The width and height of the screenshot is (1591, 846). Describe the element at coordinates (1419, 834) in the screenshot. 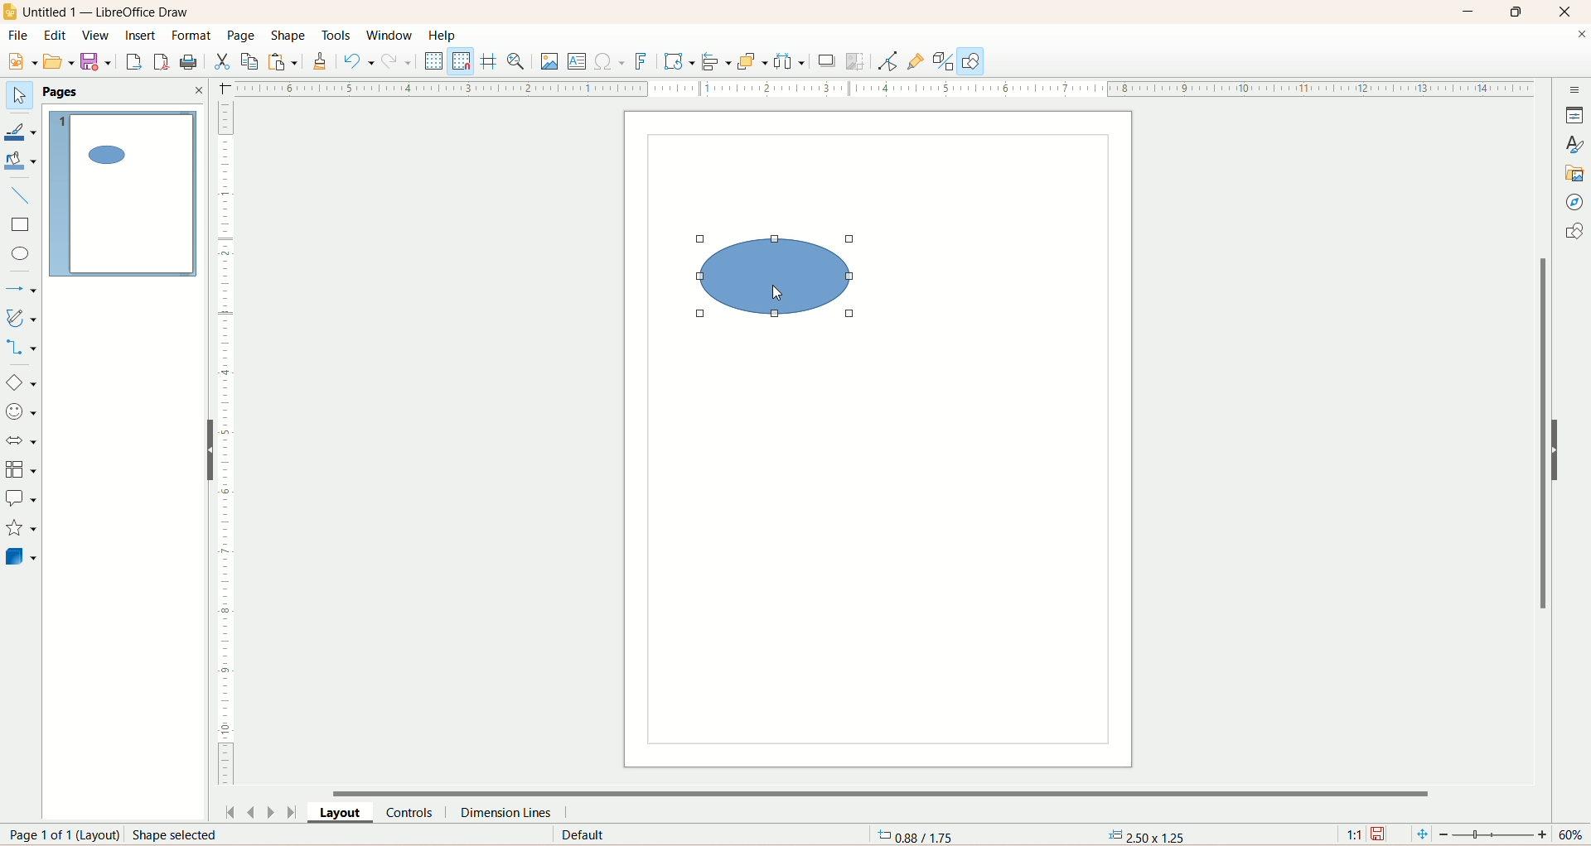

I see `fit page to current window` at that location.